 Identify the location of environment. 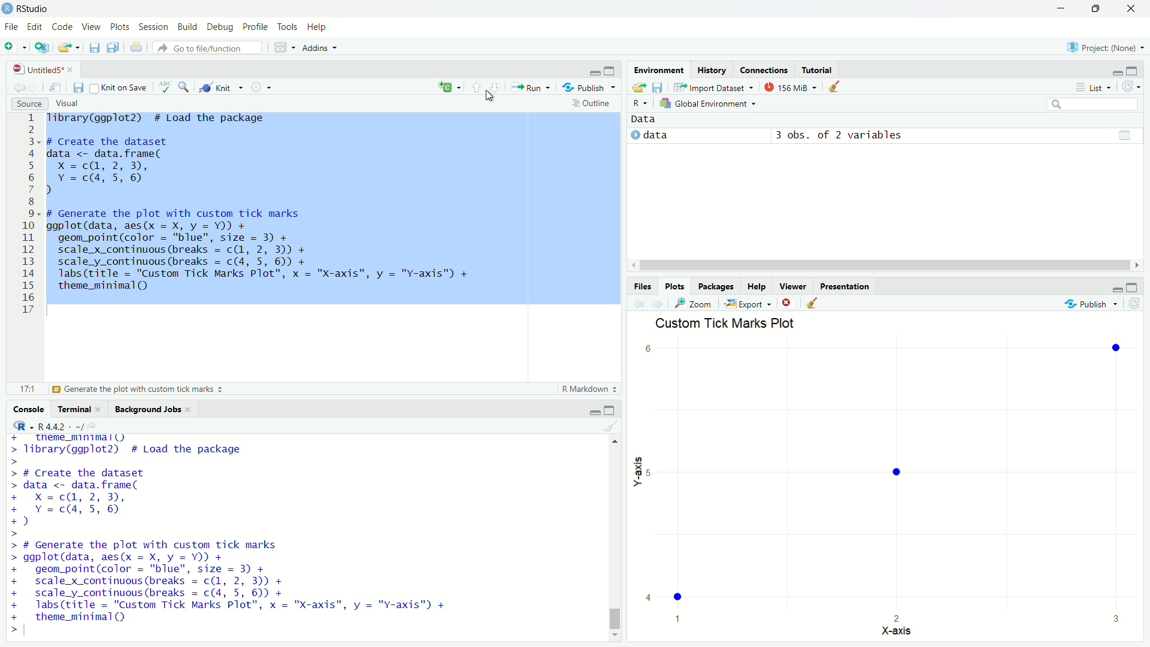
(659, 69).